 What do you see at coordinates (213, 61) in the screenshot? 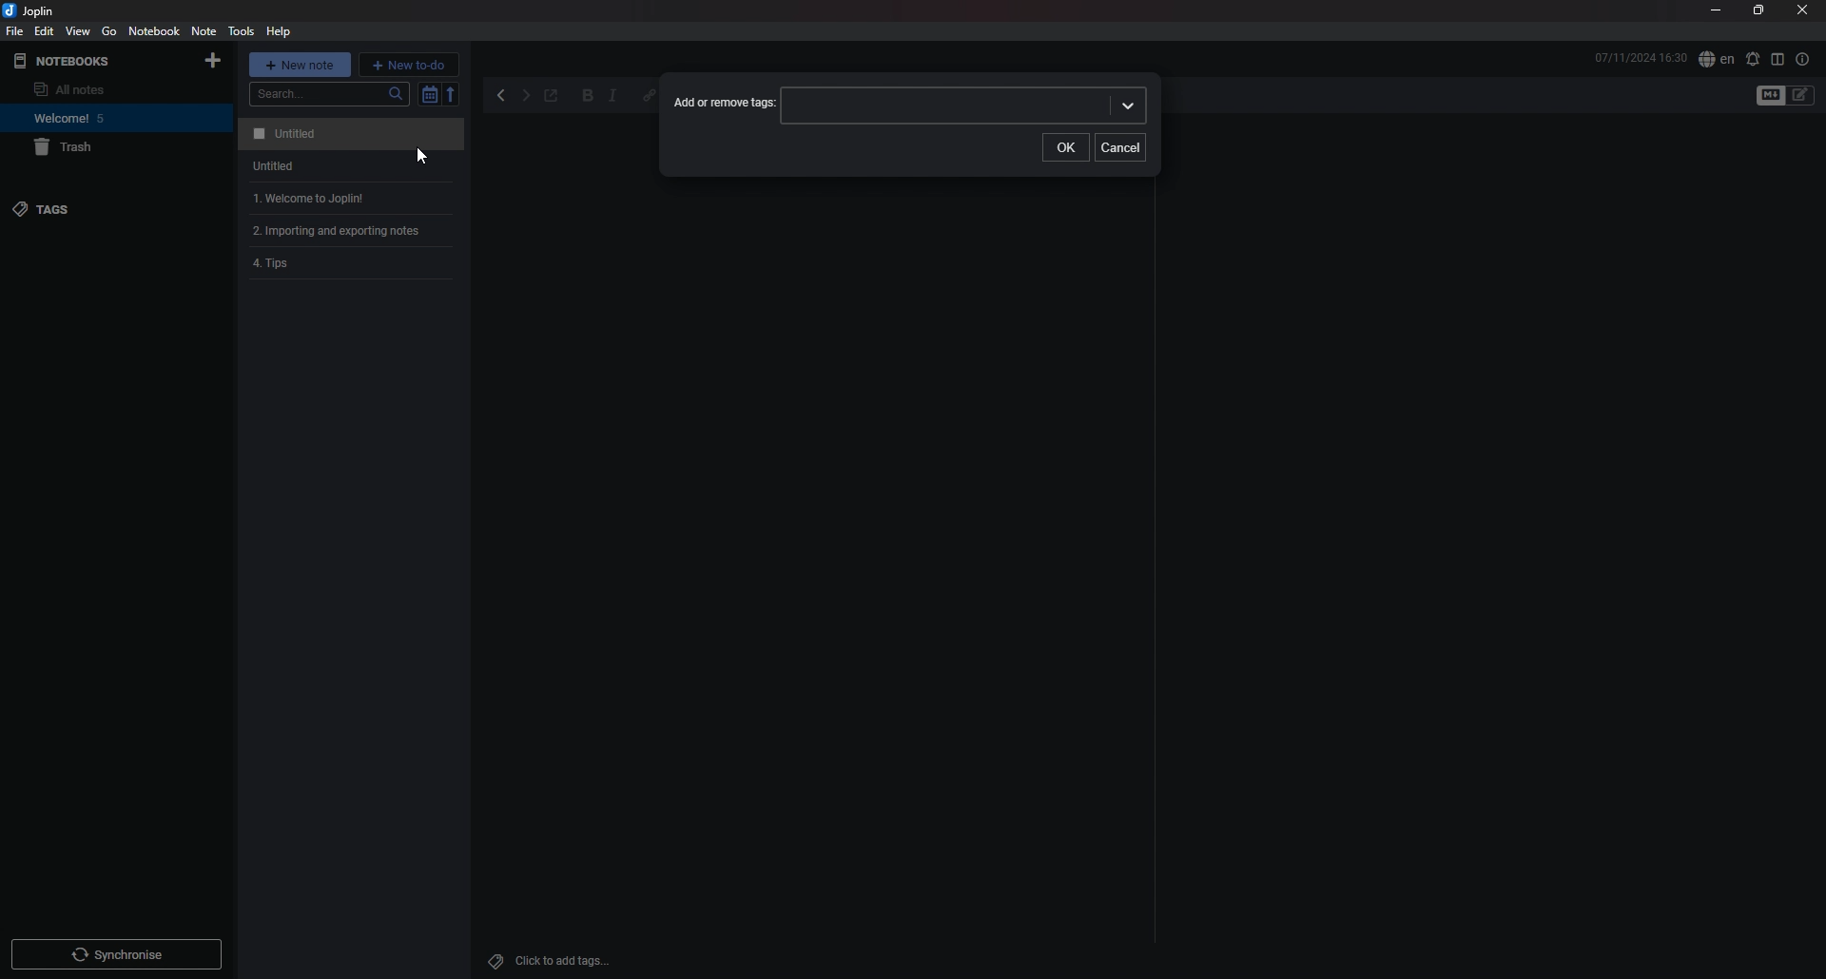
I see `add notebook` at bounding box center [213, 61].